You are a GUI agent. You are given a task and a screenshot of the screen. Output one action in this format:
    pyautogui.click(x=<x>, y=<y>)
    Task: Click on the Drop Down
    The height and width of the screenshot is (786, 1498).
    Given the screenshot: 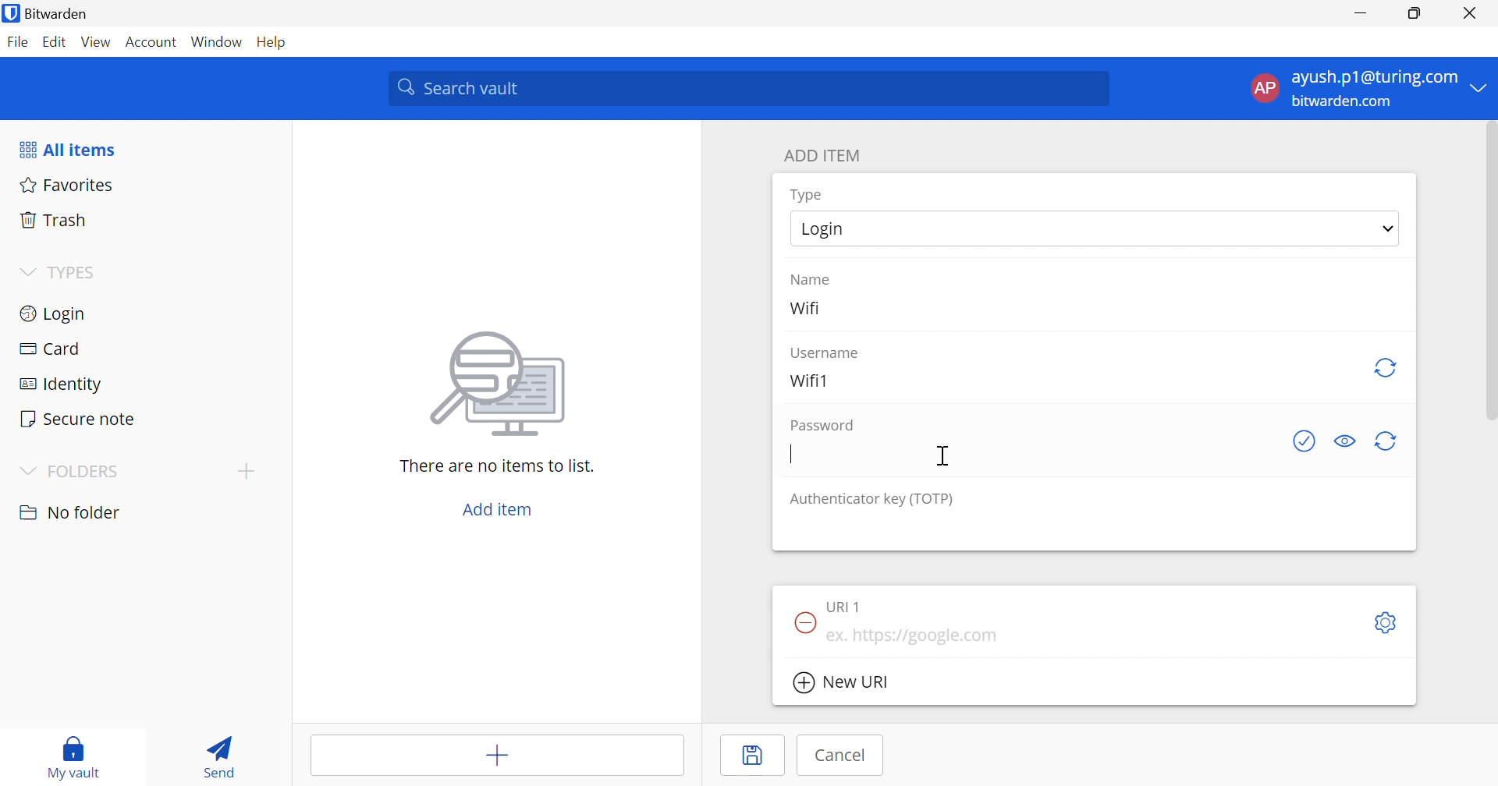 What is the action you would take?
    pyautogui.click(x=1480, y=87)
    